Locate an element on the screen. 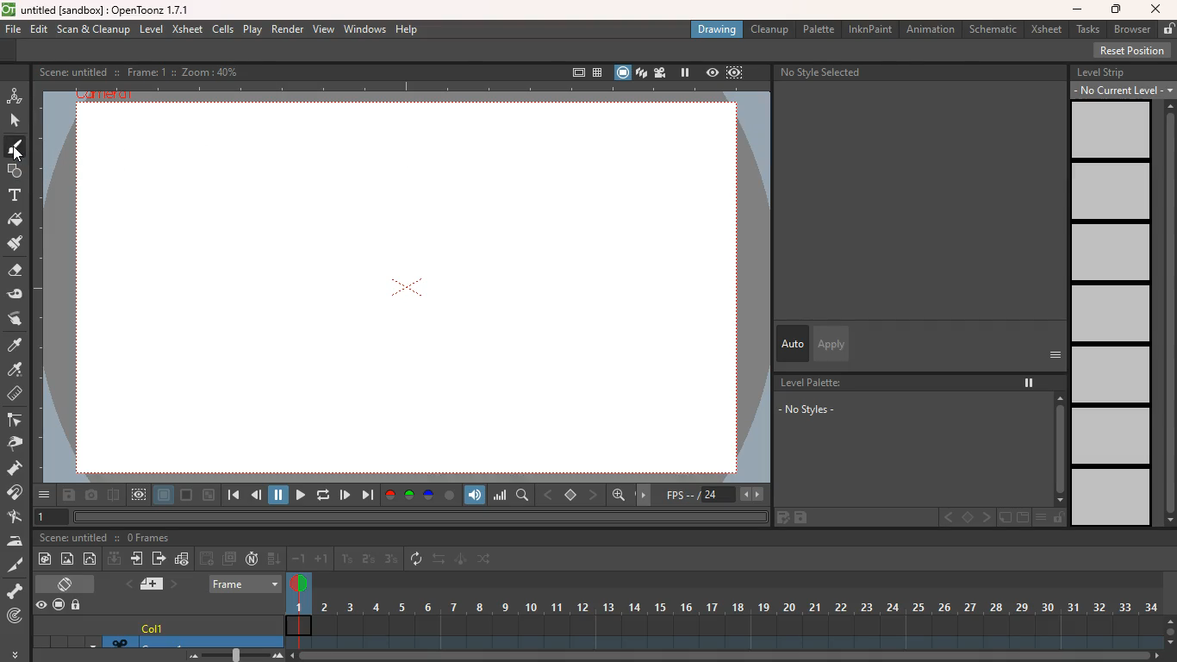 The image size is (1177, 662). tap is located at coordinates (17, 518).